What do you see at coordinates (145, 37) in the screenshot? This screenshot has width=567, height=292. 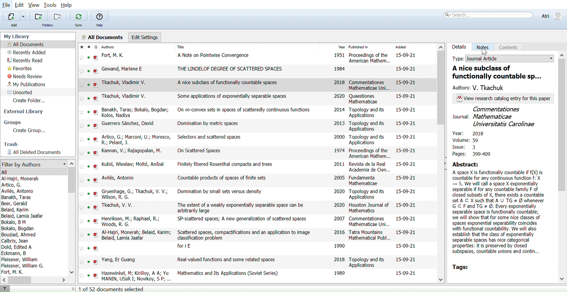 I see `Edit settings` at bounding box center [145, 37].